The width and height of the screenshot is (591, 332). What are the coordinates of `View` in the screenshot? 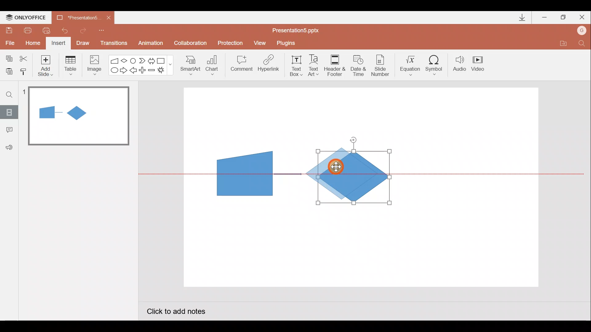 It's located at (261, 42).